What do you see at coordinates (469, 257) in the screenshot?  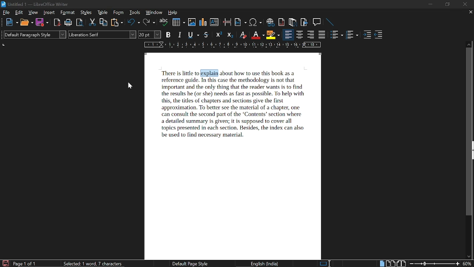 I see `move down` at bounding box center [469, 257].